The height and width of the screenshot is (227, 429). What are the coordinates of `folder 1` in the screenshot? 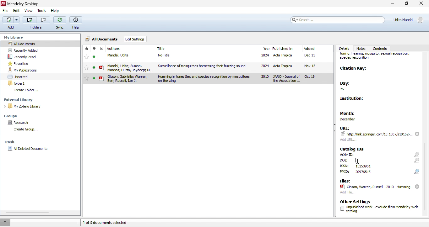 It's located at (18, 83).